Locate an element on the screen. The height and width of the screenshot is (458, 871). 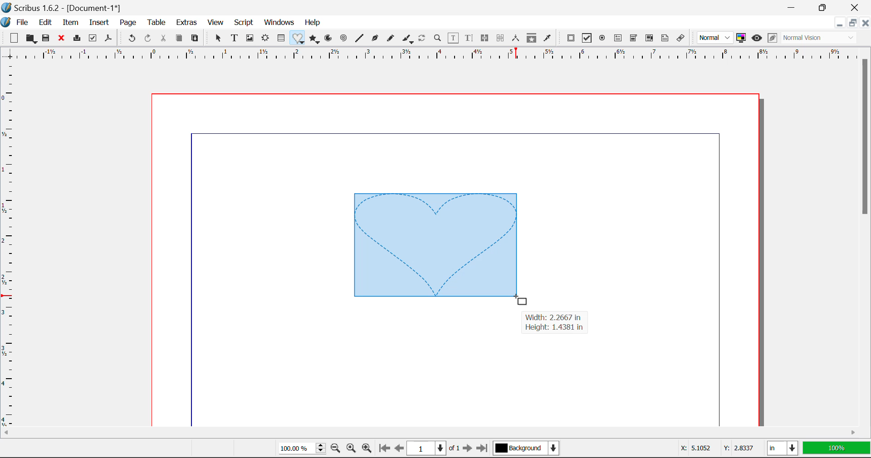
Text Annotation is located at coordinates (664, 39).